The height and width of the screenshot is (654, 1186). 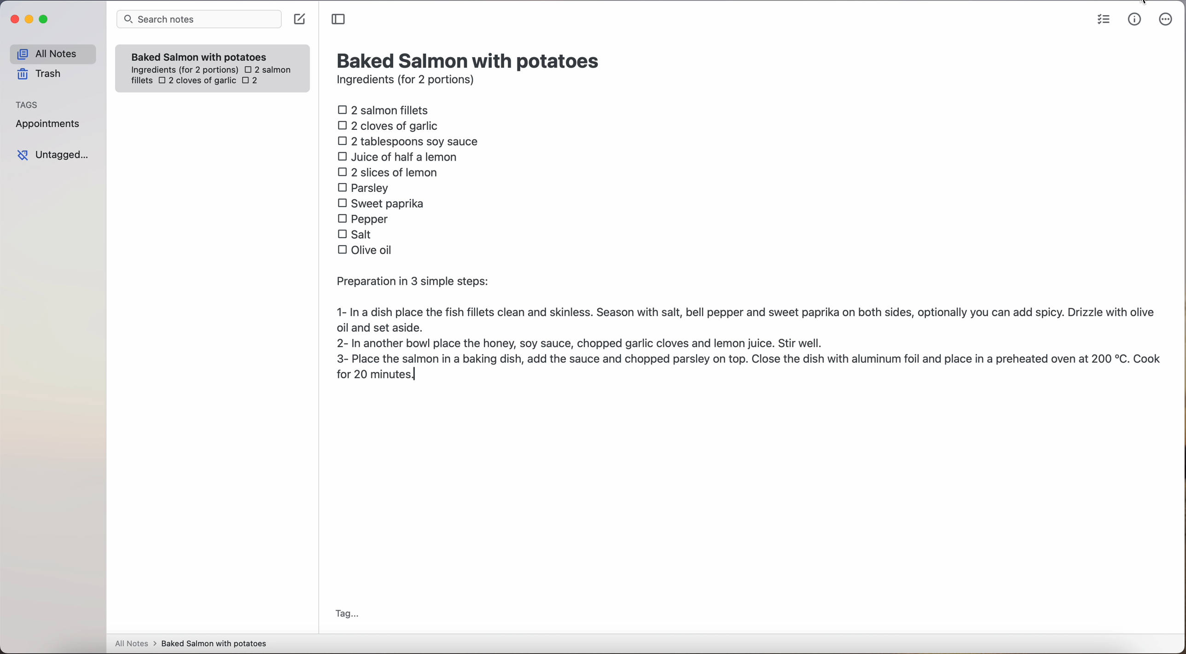 What do you see at coordinates (54, 155) in the screenshot?
I see `untagged` at bounding box center [54, 155].